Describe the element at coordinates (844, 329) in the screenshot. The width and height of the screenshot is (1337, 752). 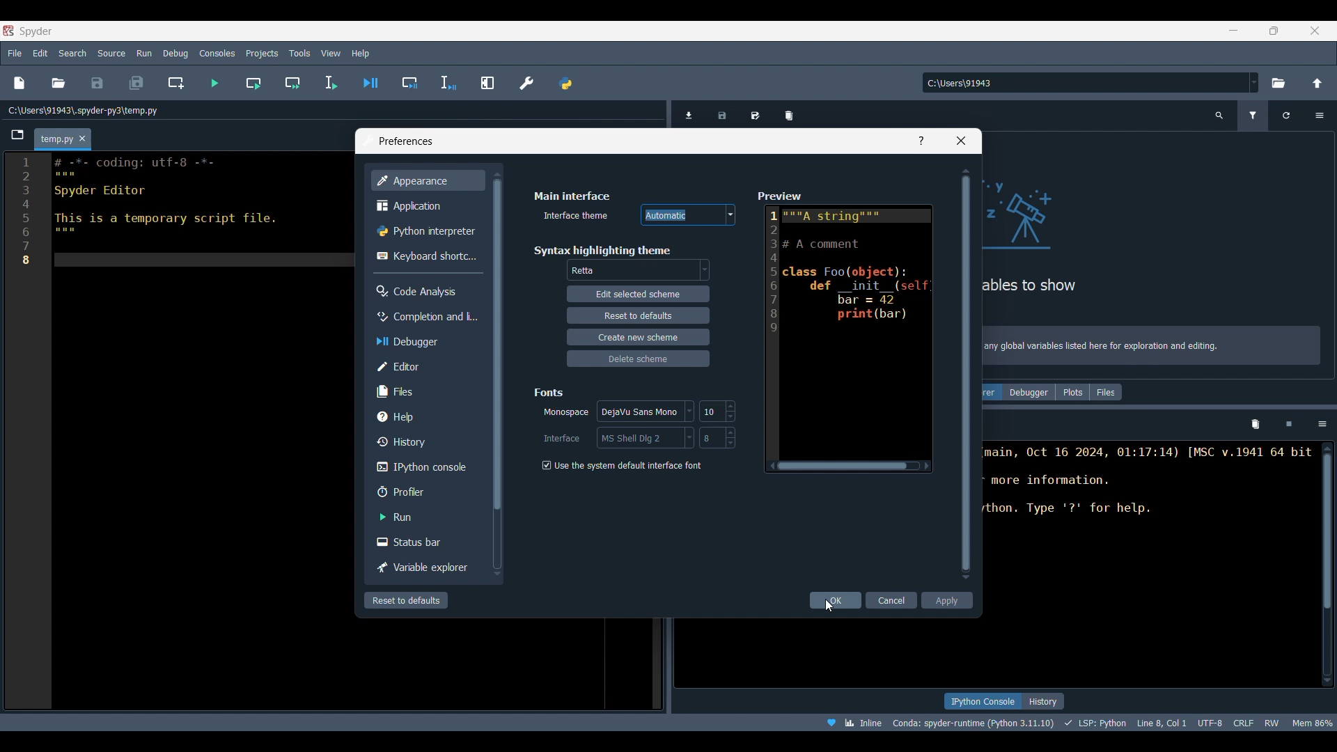
I see `Preview` at that location.